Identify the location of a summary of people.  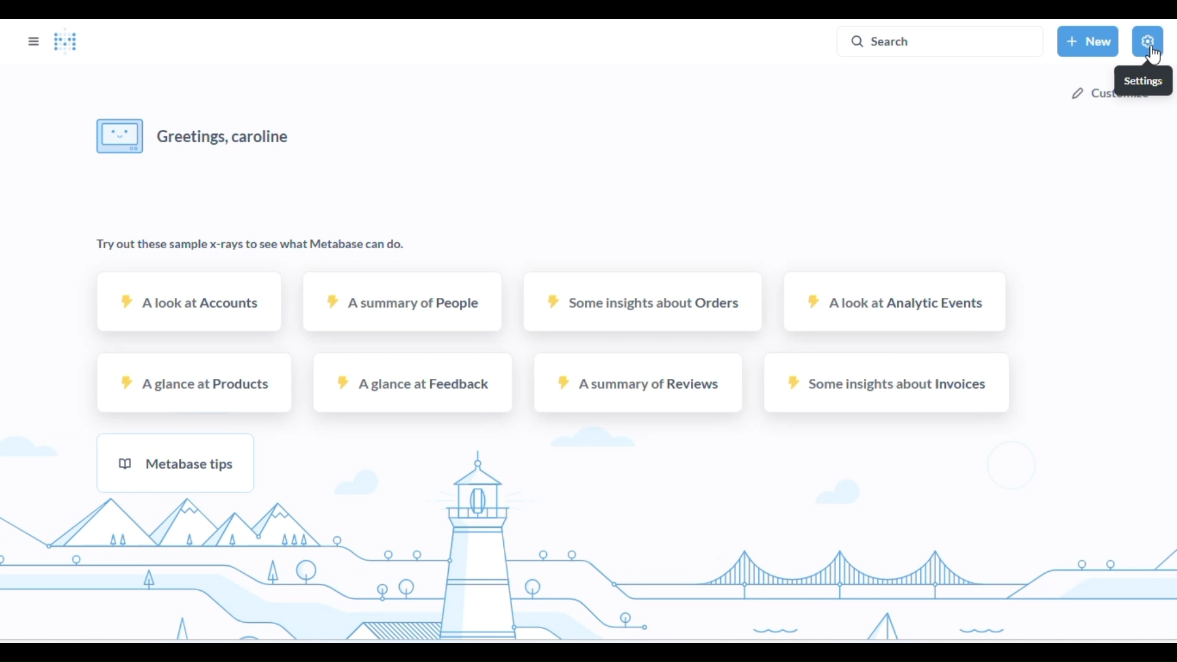
(404, 302).